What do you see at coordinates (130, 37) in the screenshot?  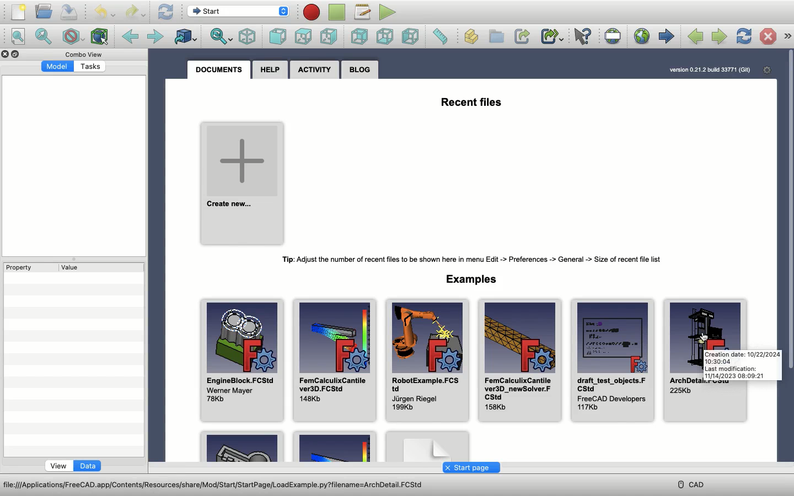 I see `` at bounding box center [130, 37].